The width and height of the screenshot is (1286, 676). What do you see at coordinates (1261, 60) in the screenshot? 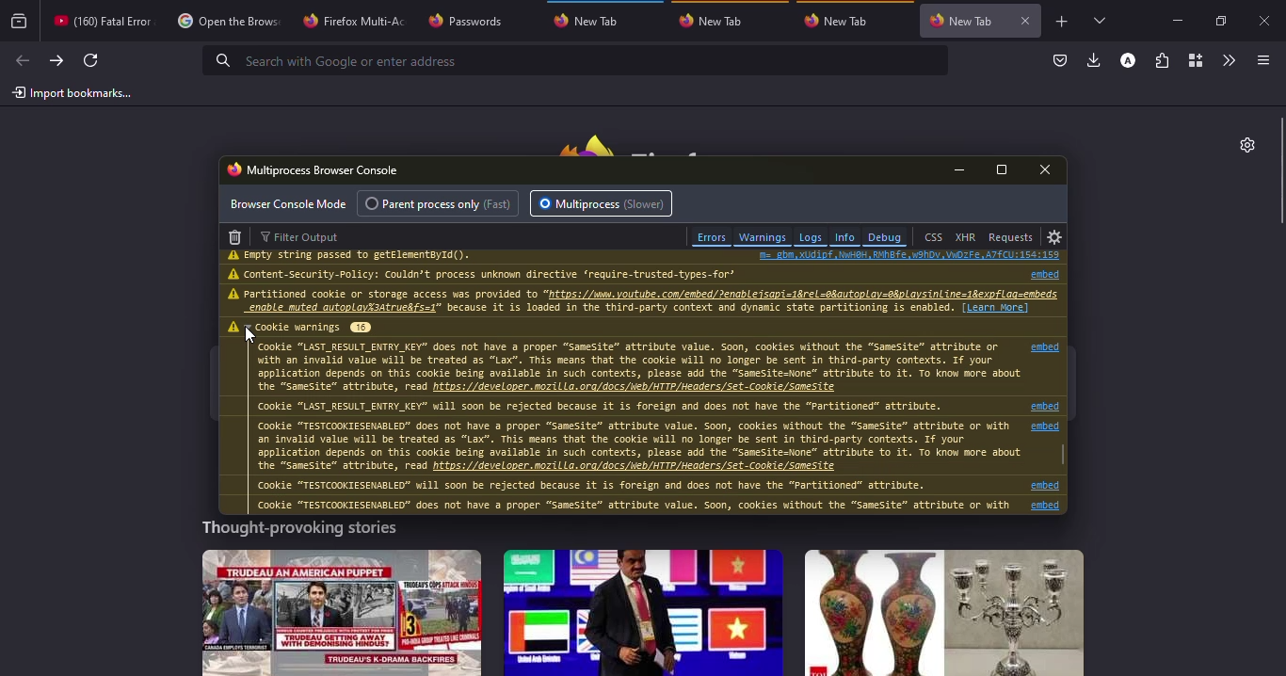
I see `options` at bounding box center [1261, 60].